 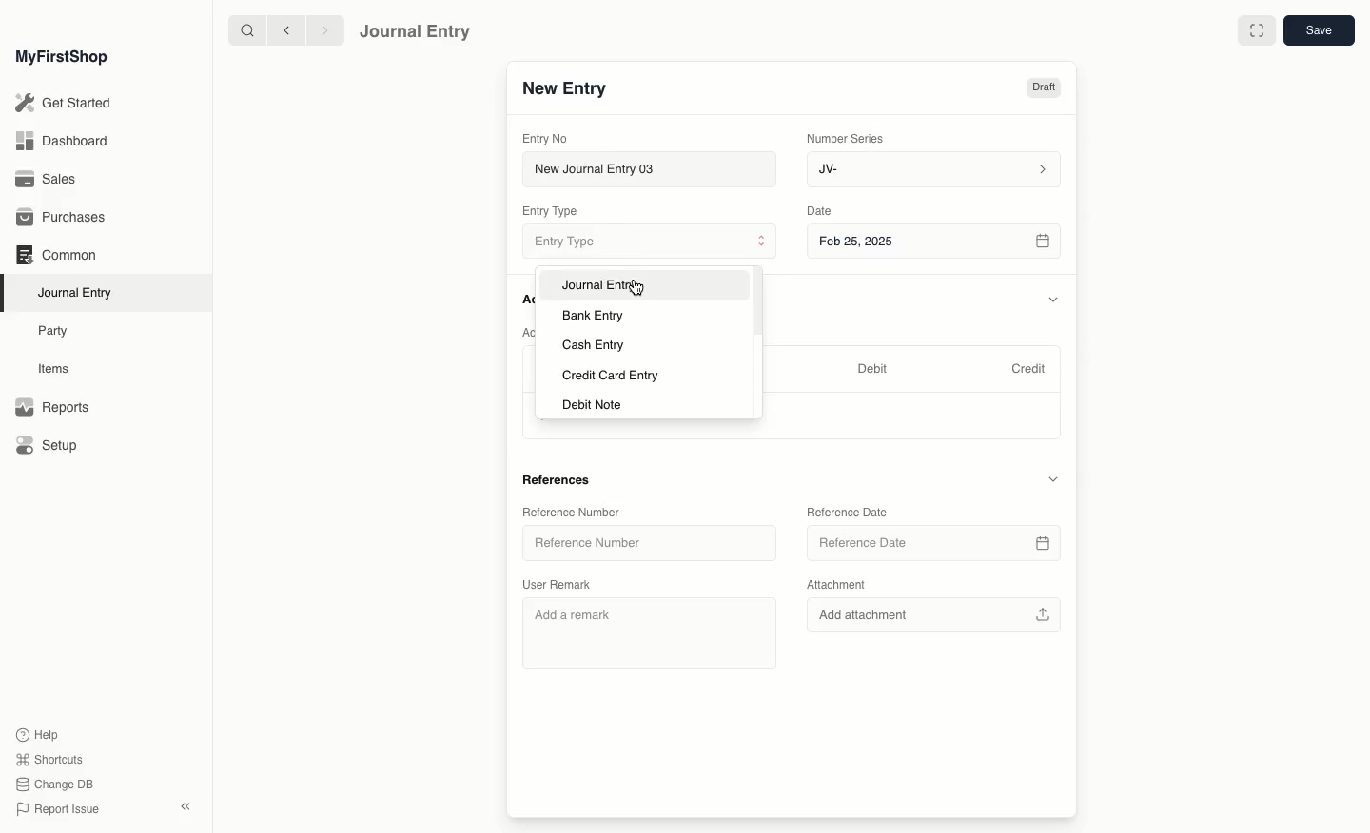 I want to click on backward <, so click(x=282, y=30).